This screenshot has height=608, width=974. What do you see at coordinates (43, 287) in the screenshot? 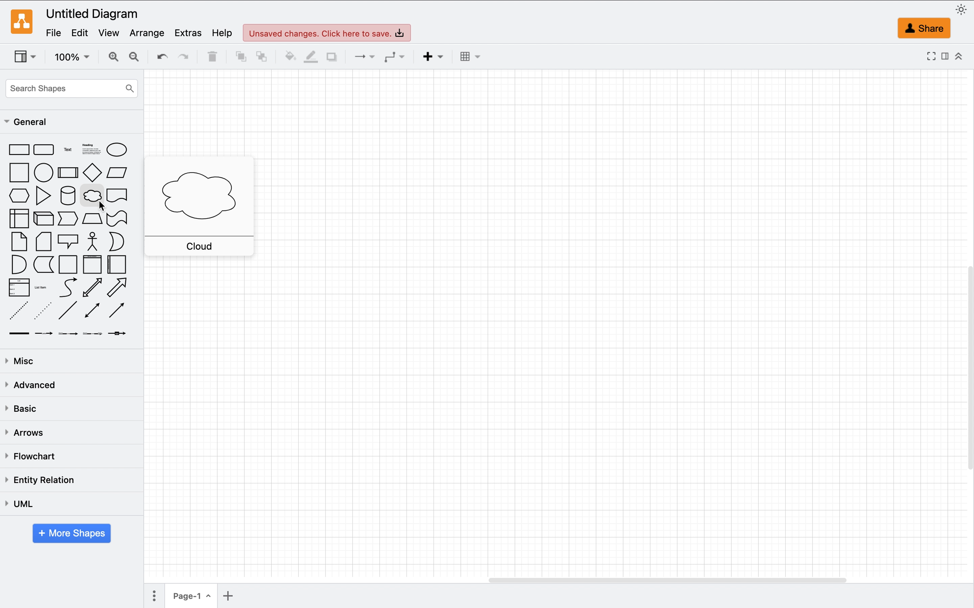
I see `list item` at bounding box center [43, 287].